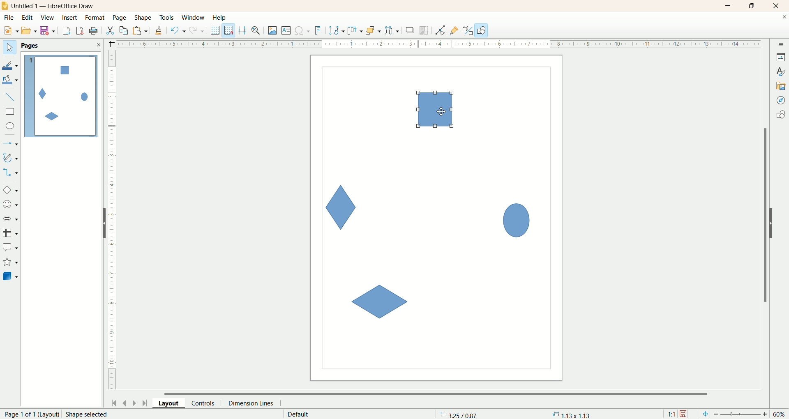  Describe the element at coordinates (159, 29) in the screenshot. I see `clone formatting` at that location.